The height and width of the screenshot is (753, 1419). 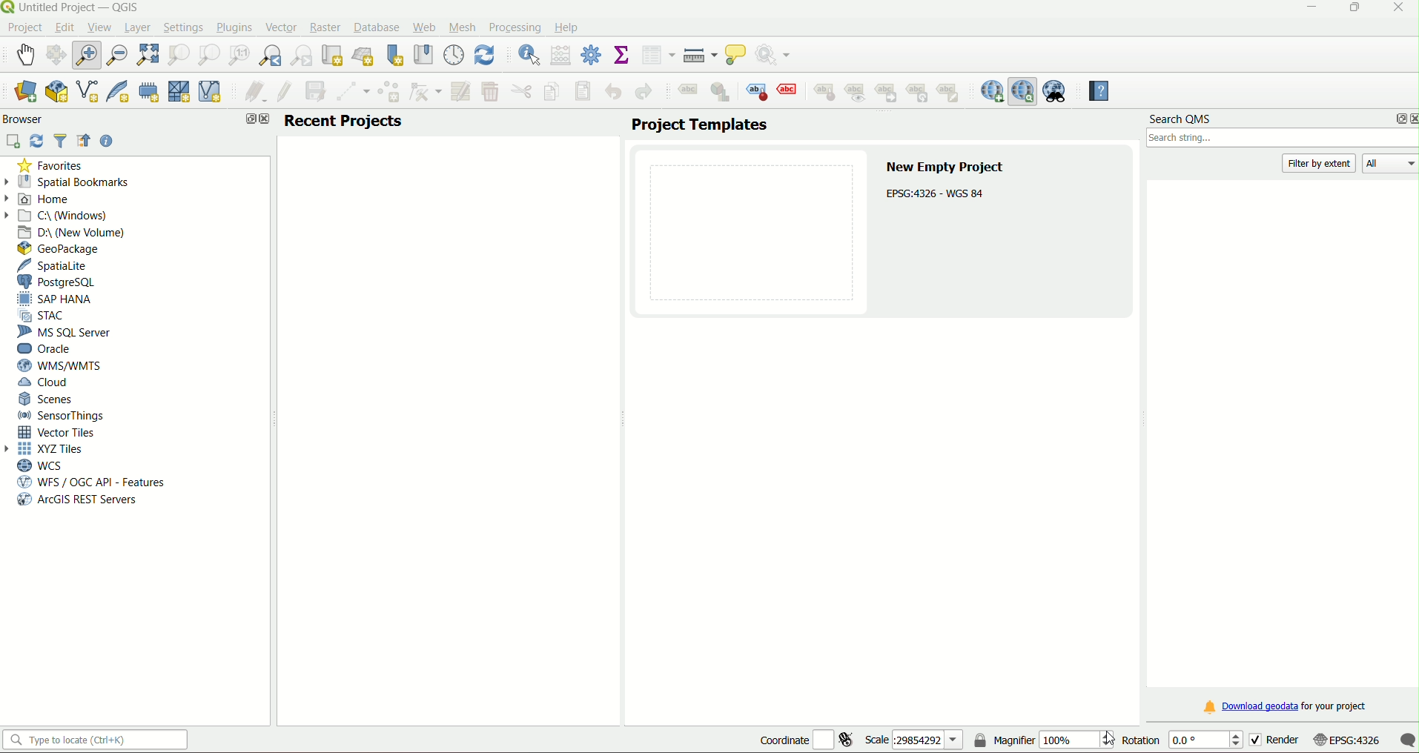 What do you see at coordinates (10, 197) in the screenshot?
I see `arrows` at bounding box center [10, 197].